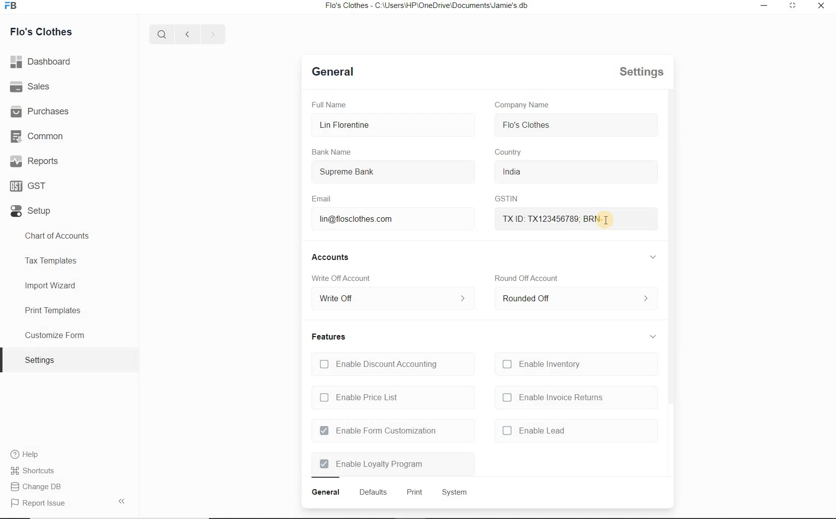  What do you see at coordinates (653, 334) in the screenshot?
I see `collapse` at bounding box center [653, 334].